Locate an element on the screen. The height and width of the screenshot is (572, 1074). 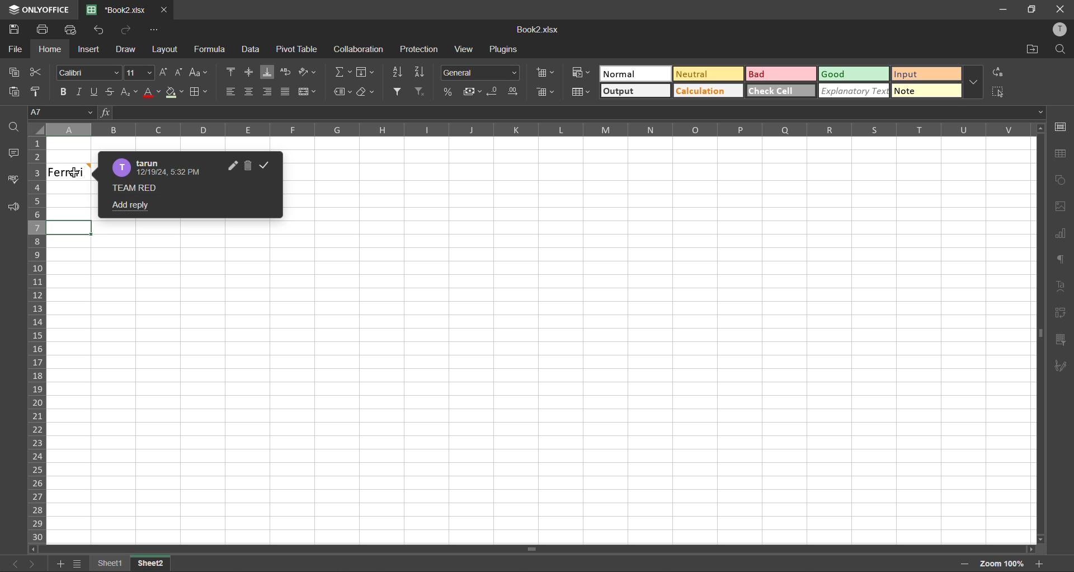
pivot table is located at coordinates (1059, 314).